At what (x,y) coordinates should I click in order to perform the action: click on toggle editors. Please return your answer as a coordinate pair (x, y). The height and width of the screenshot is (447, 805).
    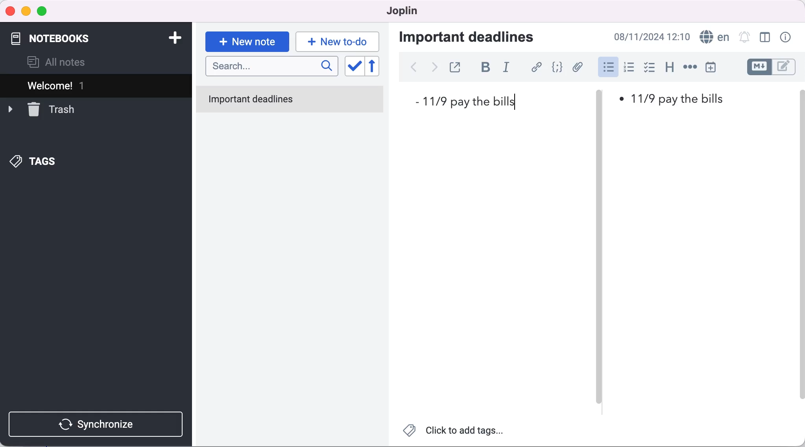
    Looking at the image, I should click on (774, 68).